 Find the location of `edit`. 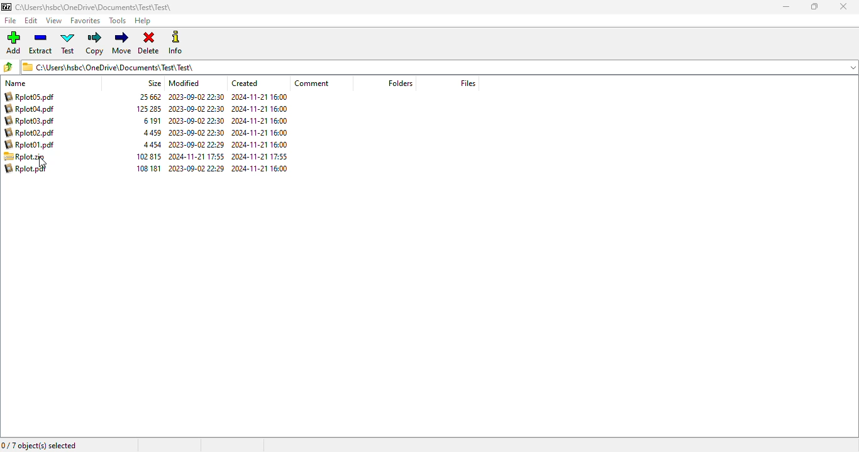

edit is located at coordinates (31, 21).